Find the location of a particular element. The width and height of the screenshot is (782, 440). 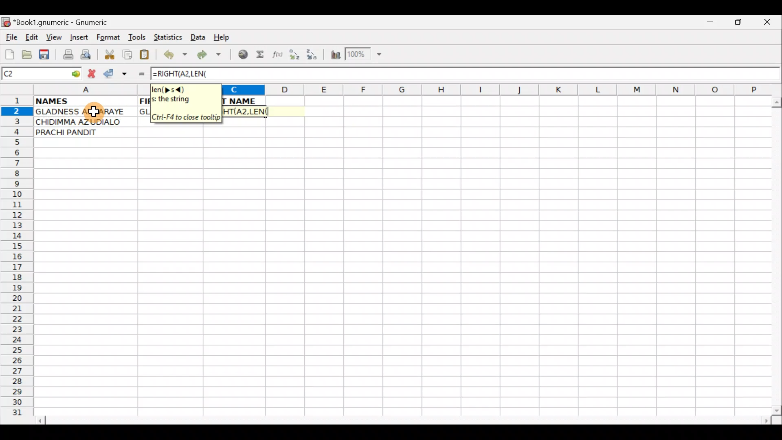

Minimize is located at coordinates (708, 24).